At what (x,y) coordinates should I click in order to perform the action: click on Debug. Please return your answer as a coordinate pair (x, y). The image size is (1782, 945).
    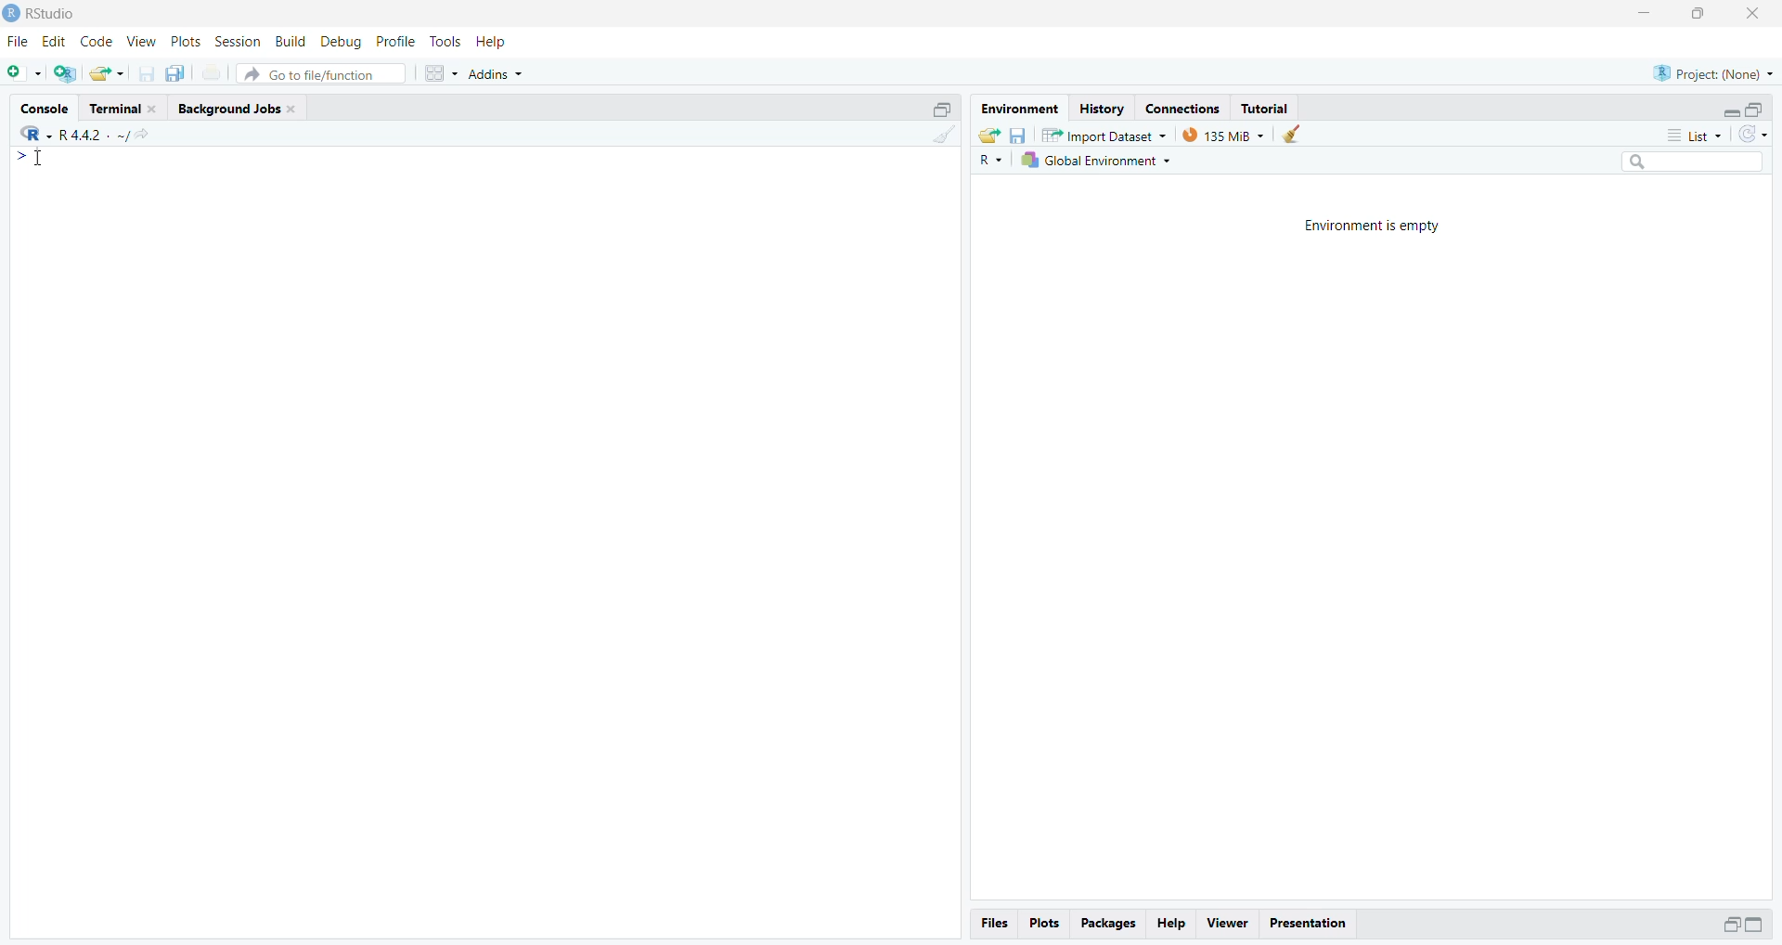
    Looking at the image, I should click on (341, 41).